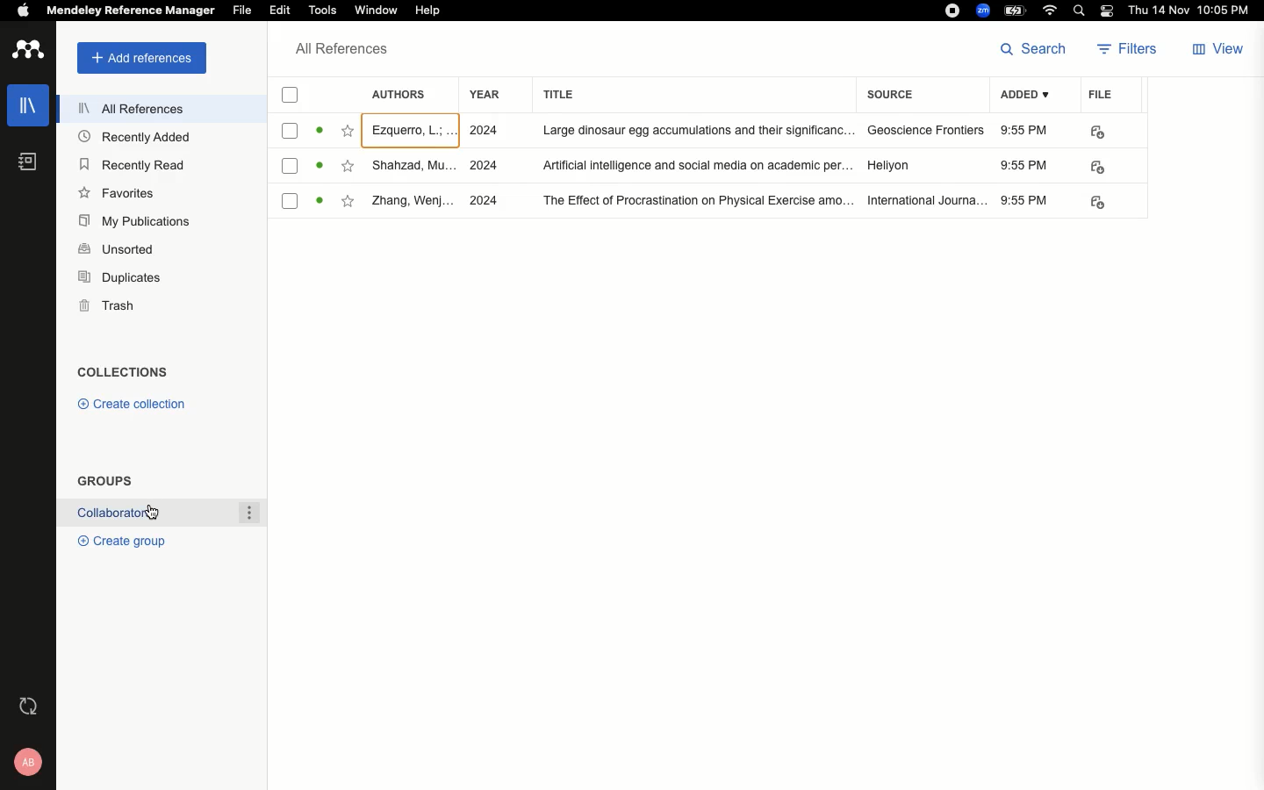  What do you see at coordinates (926, 130) in the screenshot?
I see `Geoscience frontiers` at bounding box center [926, 130].